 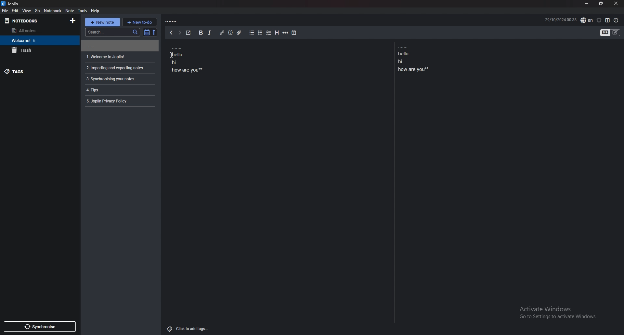 What do you see at coordinates (201, 33) in the screenshot?
I see `bold` at bounding box center [201, 33].